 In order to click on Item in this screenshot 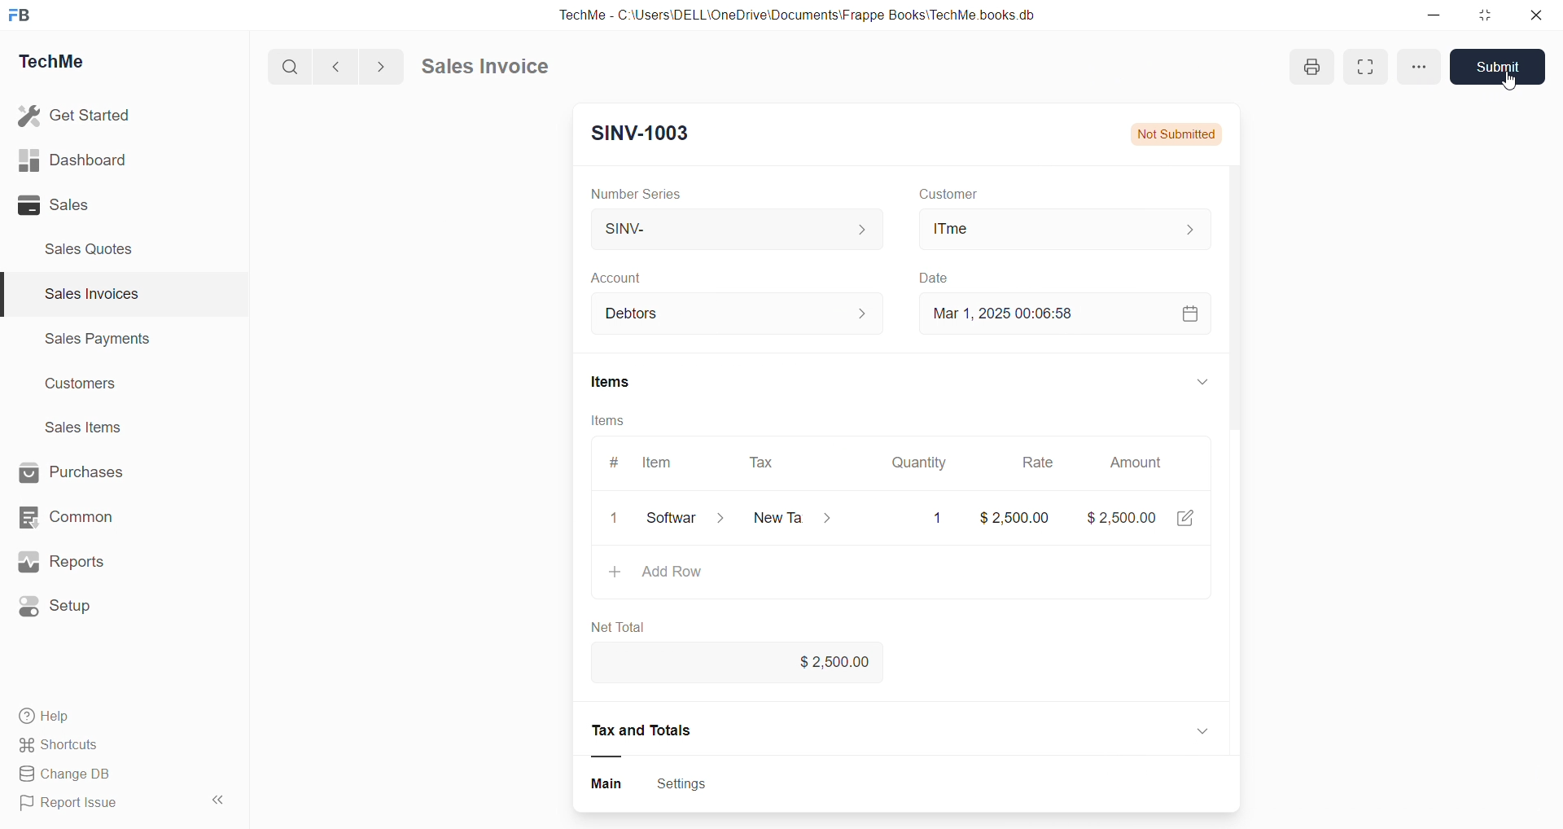, I will do `click(665, 462)`.